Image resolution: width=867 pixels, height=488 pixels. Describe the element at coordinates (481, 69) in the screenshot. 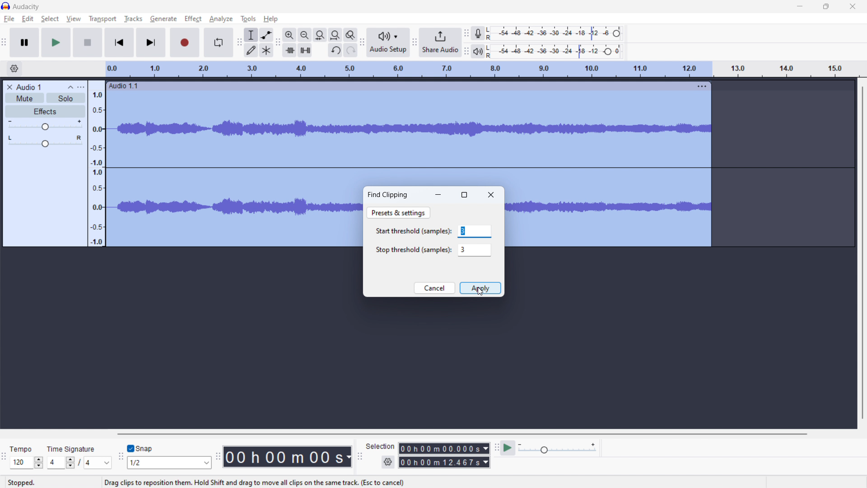

I see `timeline` at that location.